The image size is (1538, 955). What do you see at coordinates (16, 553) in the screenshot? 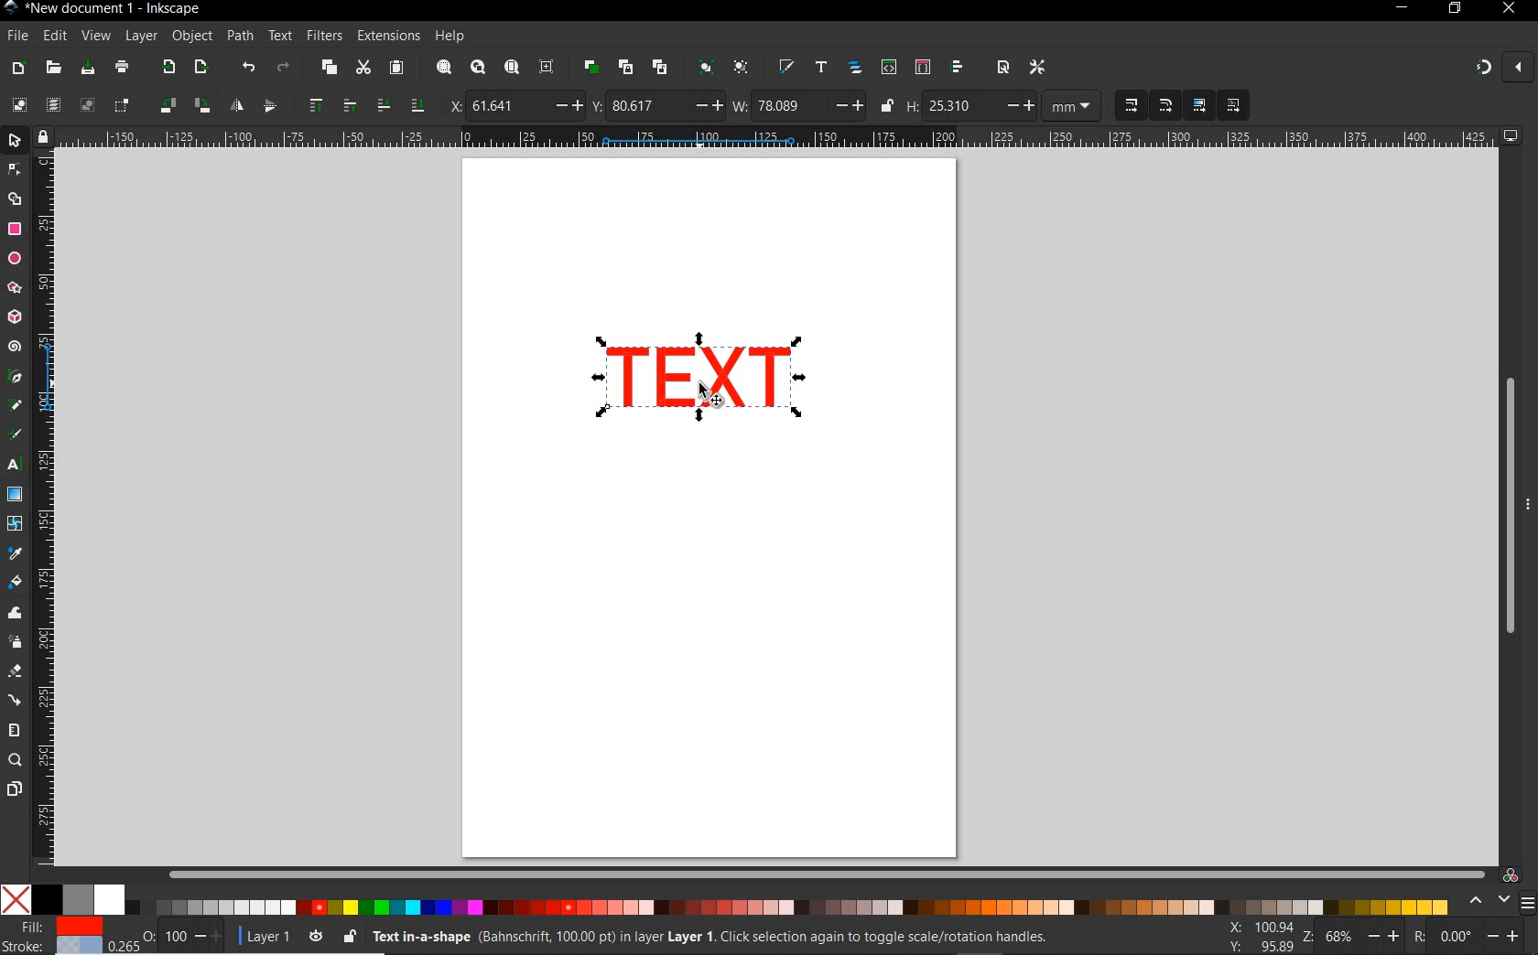
I see `dropper` at bounding box center [16, 553].